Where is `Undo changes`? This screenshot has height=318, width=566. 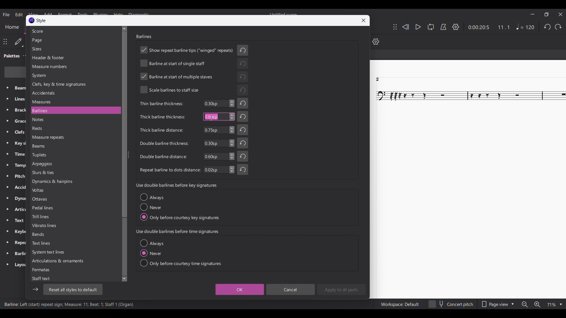
Undo changes is located at coordinates (243, 110).